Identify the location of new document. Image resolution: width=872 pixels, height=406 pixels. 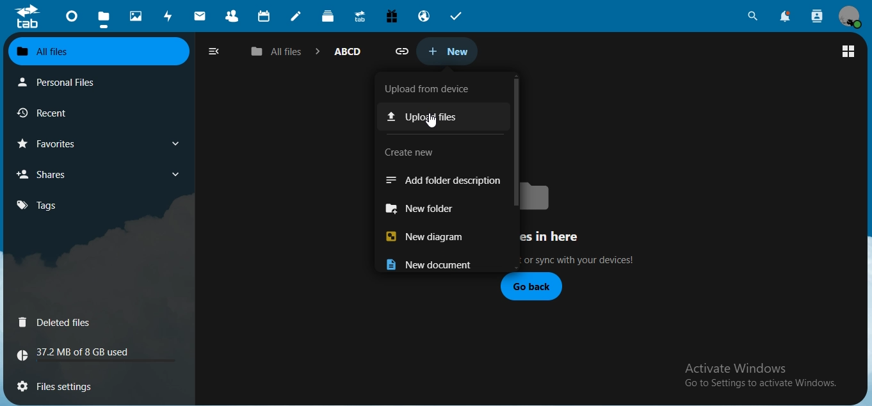
(432, 263).